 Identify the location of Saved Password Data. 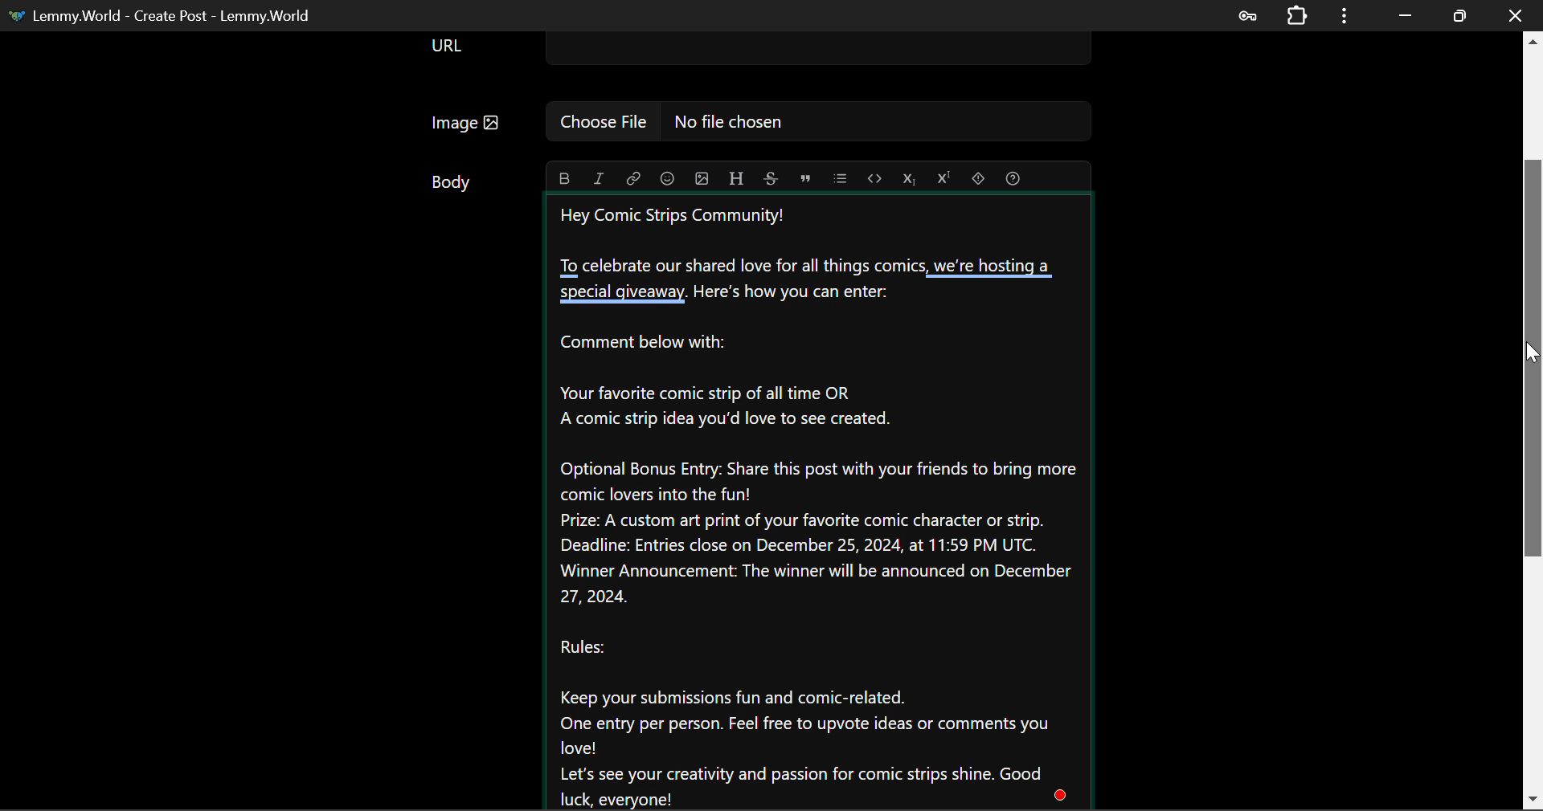
(1246, 15).